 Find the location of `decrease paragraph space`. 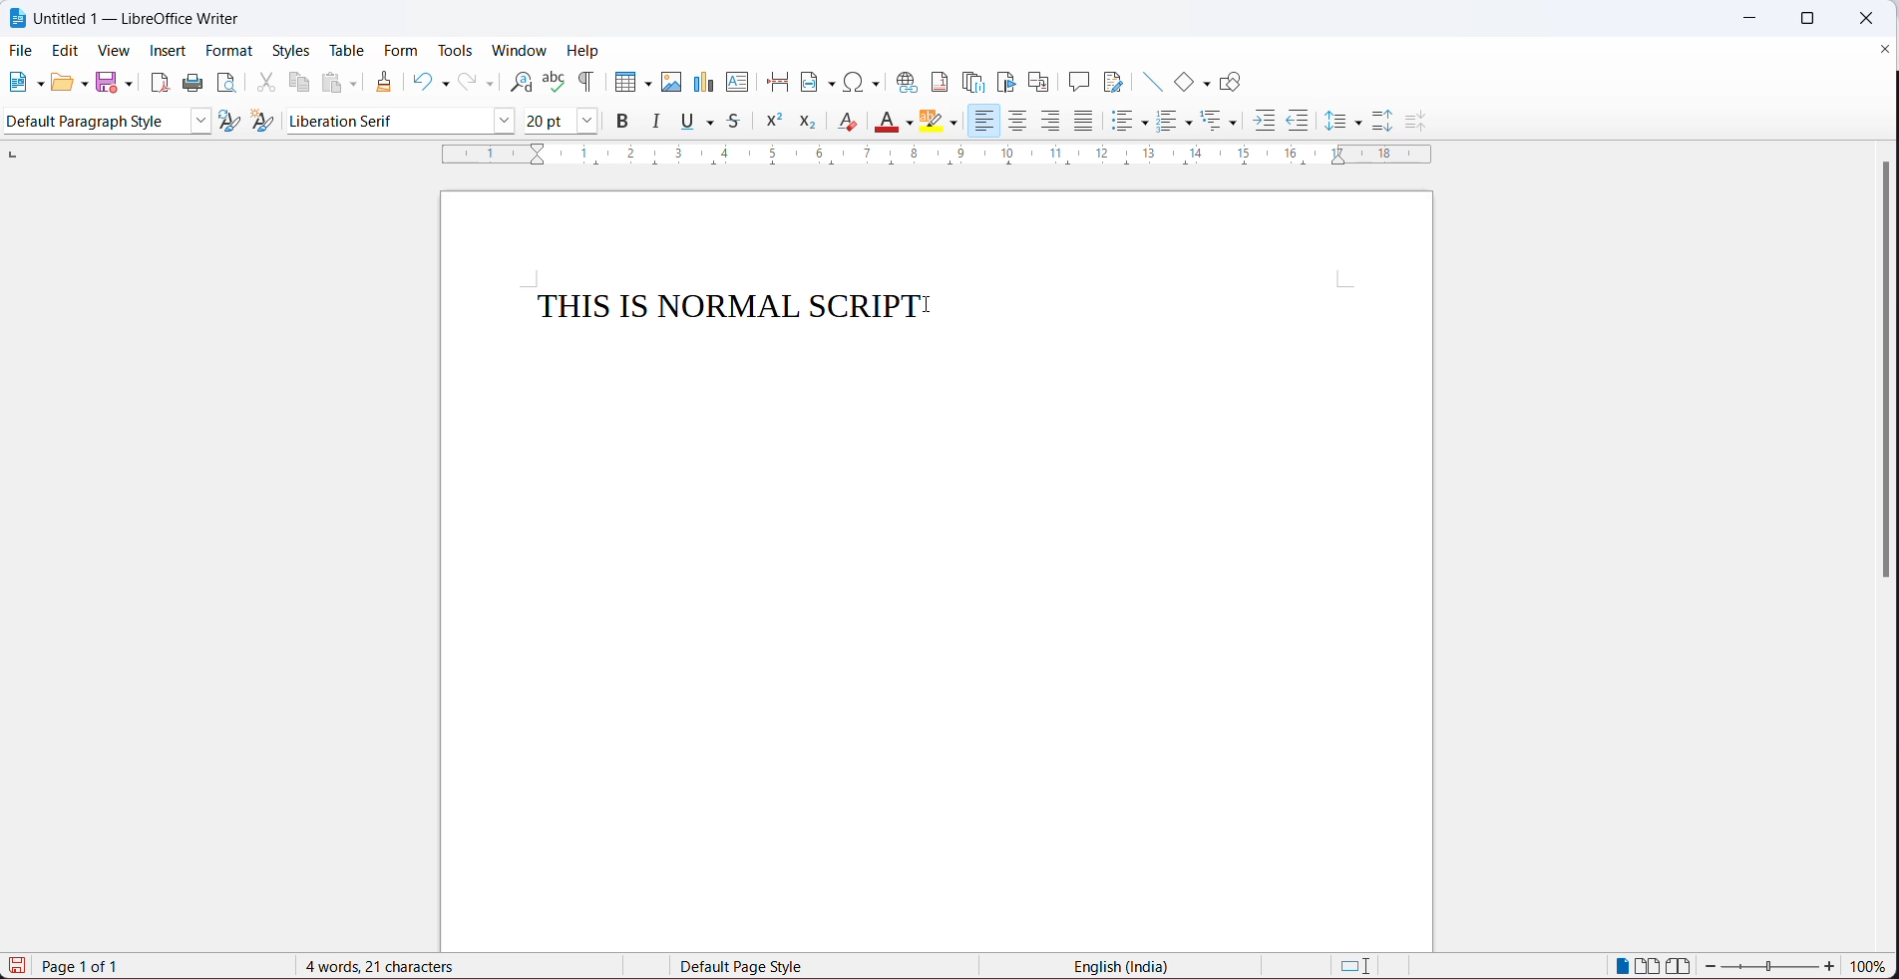

decrease paragraph space is located at coordinates (1412, 122).